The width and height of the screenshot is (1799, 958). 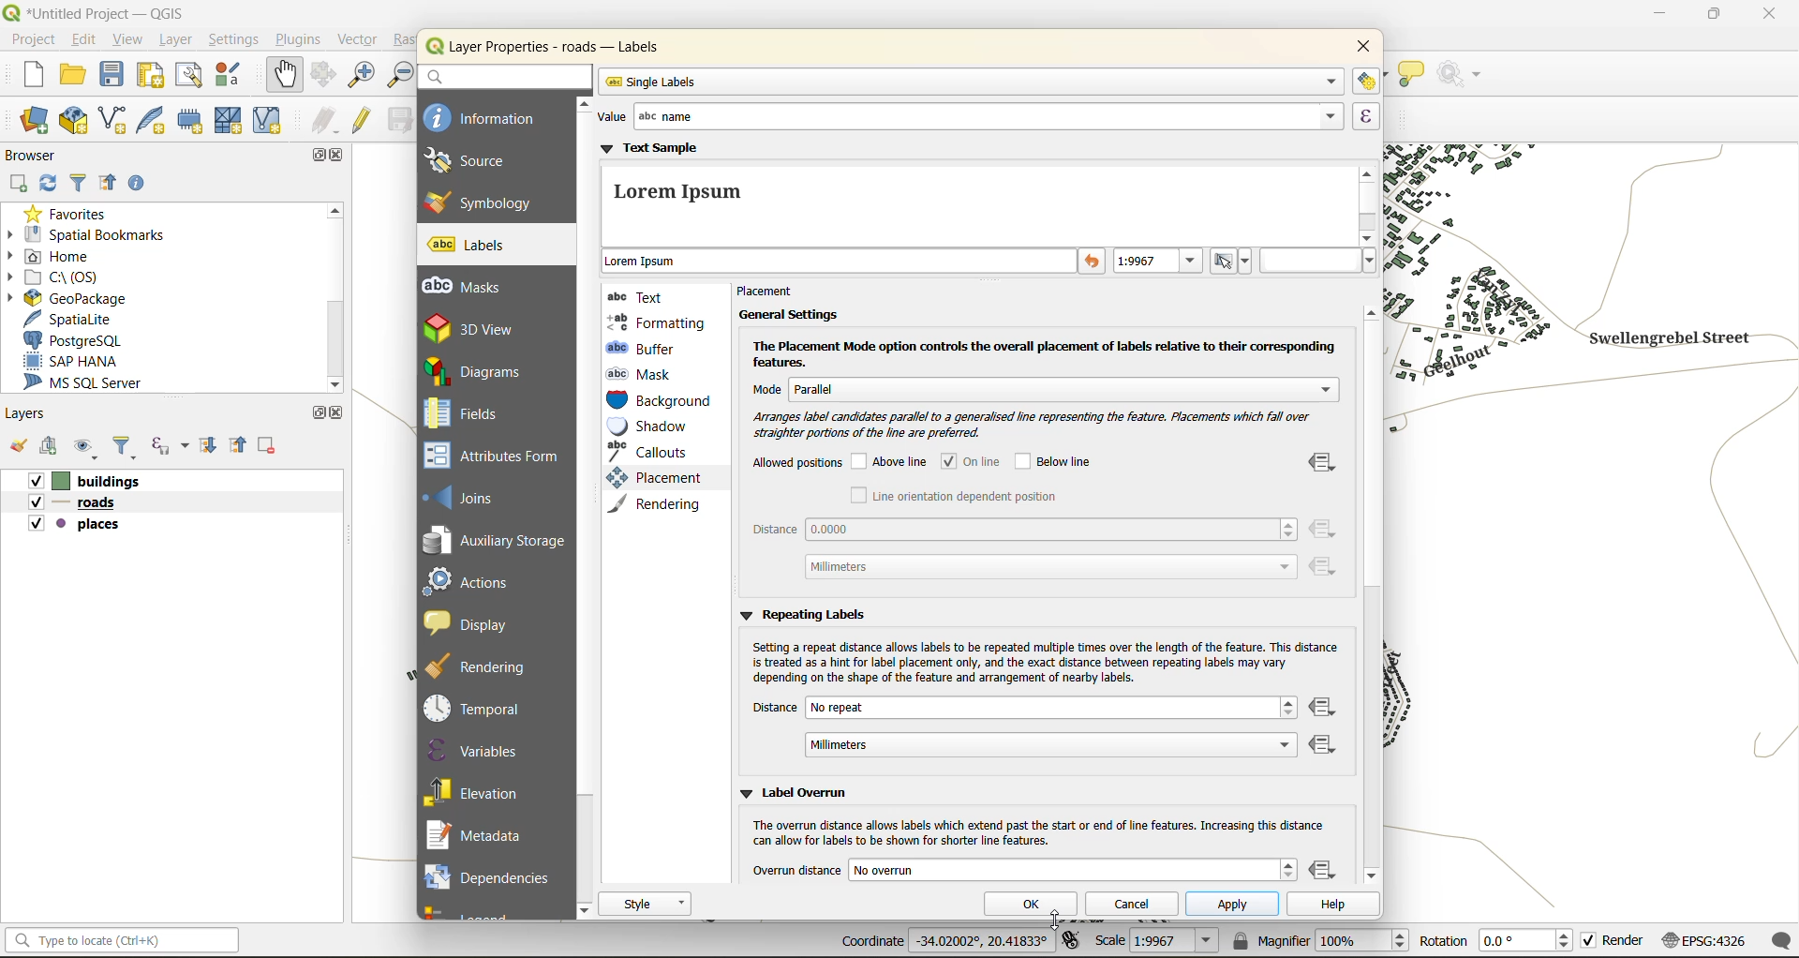 What do you see at coordinates (1702, 936) in the screenshot?
I see `crs` at bounding box center [1702, 936].